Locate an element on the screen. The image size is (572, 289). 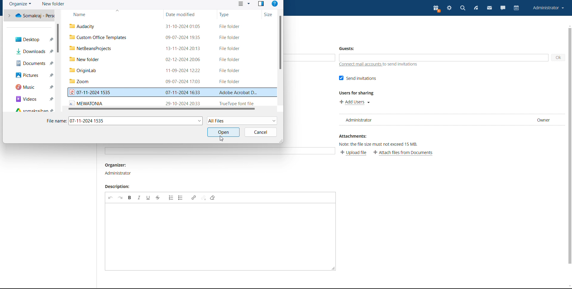
insert/remove numbered list is located at coordinates (171, 198).